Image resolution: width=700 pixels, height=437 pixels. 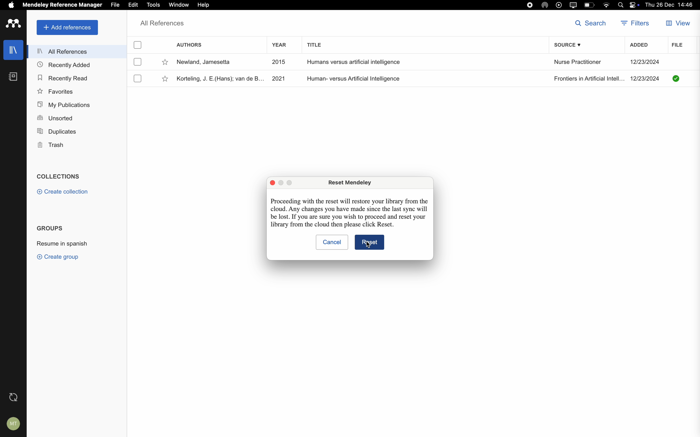 What do you see at coordinates (166, 62) in the screenshot?
I see `favorite` at bounding box center [166, 62].